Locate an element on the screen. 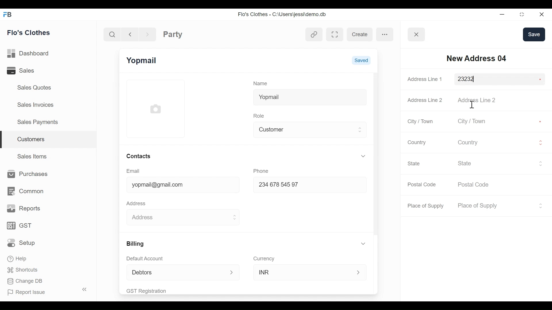 This screenshot has height=310, width=552. Flo's Clothes - C:\Users\jessi\demo.db is located at coordinates (283, 15).